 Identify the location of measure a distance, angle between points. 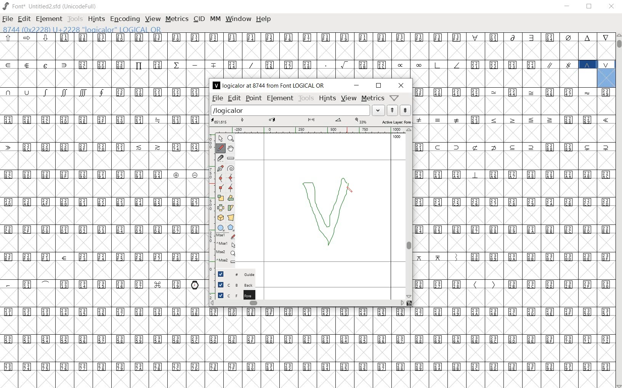
(231, 158).